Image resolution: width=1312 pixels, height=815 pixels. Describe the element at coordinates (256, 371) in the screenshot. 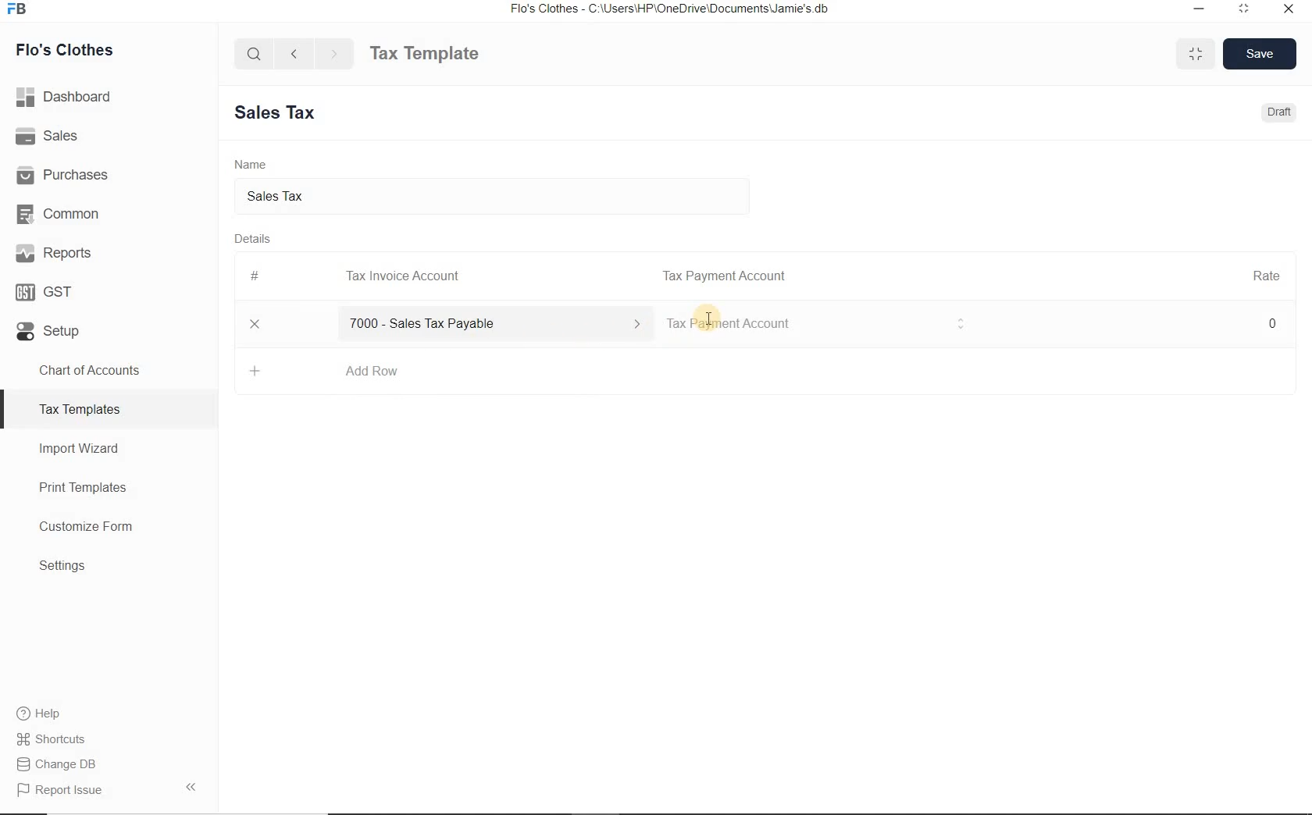

I see `Add` at that location.